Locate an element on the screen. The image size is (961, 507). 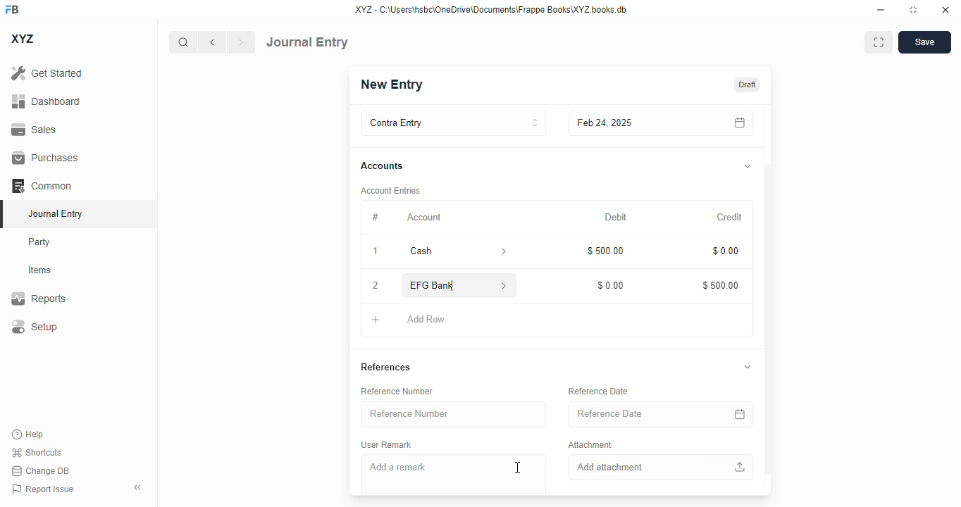
toggle sidebar is located at coordinates (139, 487).